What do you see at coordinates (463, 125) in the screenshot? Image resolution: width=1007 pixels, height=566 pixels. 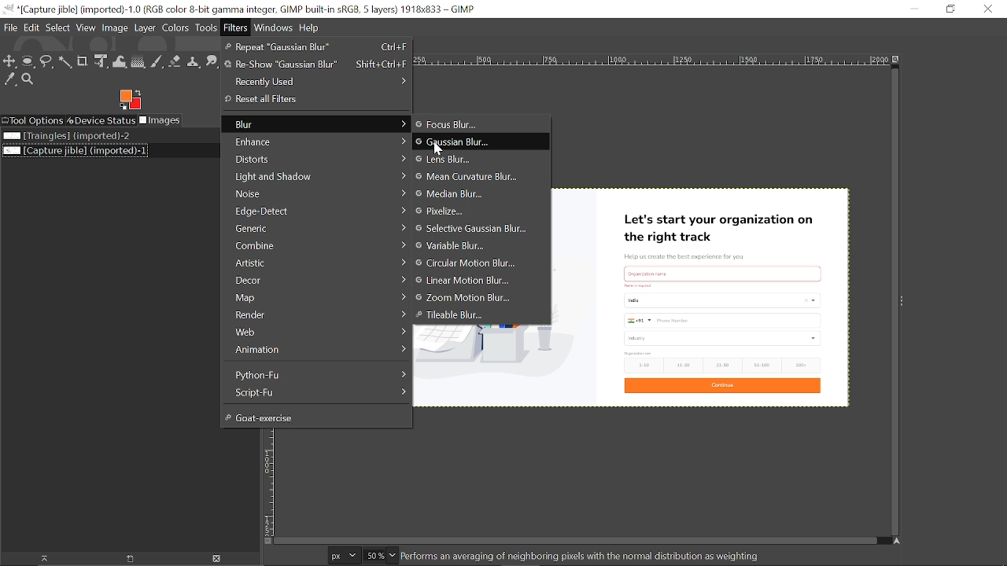 I see `Focus Blur` at bounding box center [463, 125].